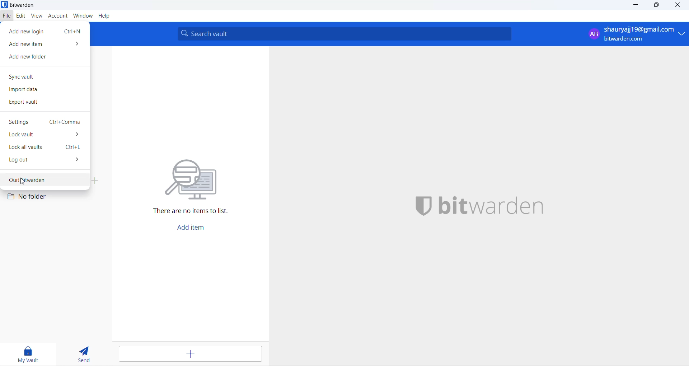 Image resolution: width=689 pixels, height=366 pixels. Describe the element at coordinates (30, 354) in the screenshot. I see `my vault` at that location.